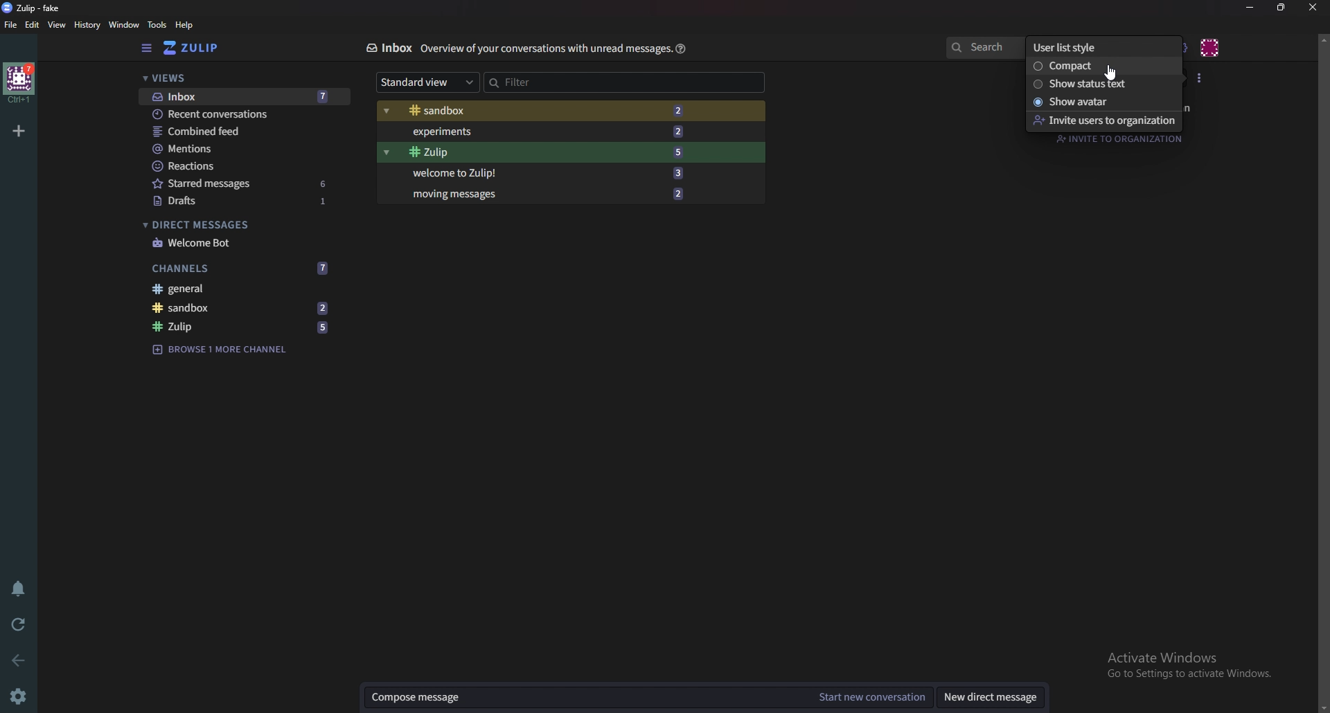 This screenshot has width=1330, height=713. What do you see at coordinates (19, 590) in the screenshot?
I see `Enable do not disturb` at bounding box center [19, 590].